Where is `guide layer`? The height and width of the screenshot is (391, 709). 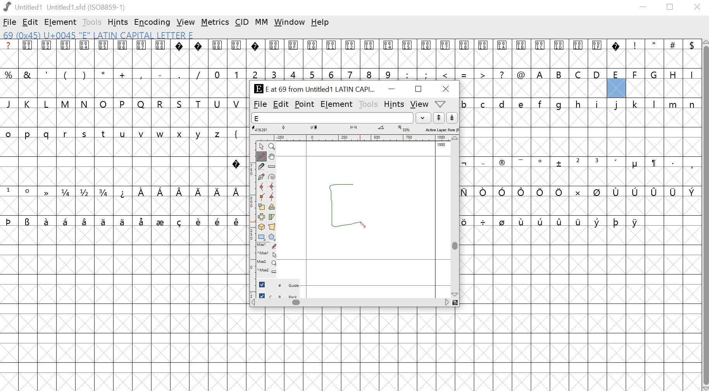 guide layer is located at coordinates (279, 286).